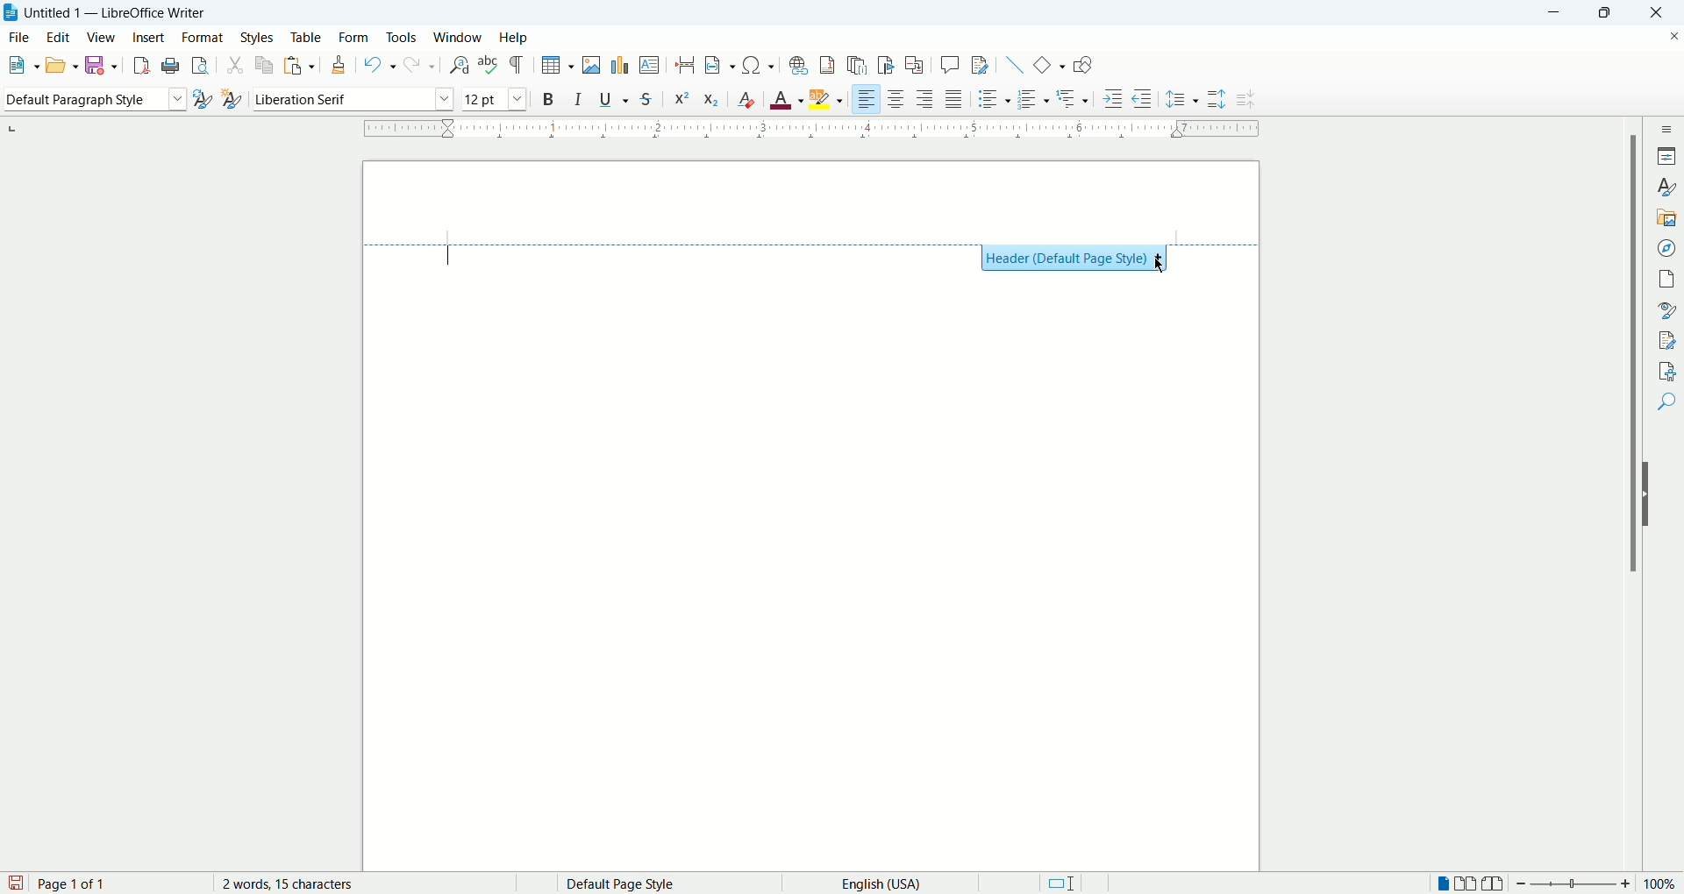 The image size is (1684, 894). I want to click on zoom bar, so click(1575, 883).